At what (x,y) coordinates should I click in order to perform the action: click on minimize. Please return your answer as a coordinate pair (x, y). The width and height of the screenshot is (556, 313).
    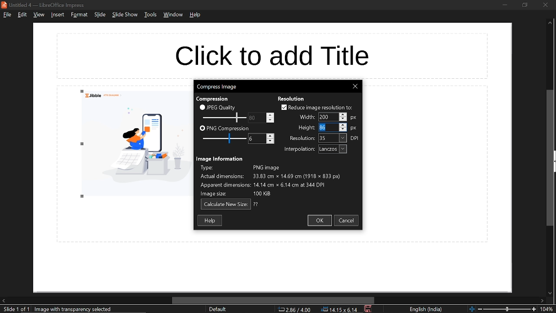
    Looking at the image, I should click on (505, 4).